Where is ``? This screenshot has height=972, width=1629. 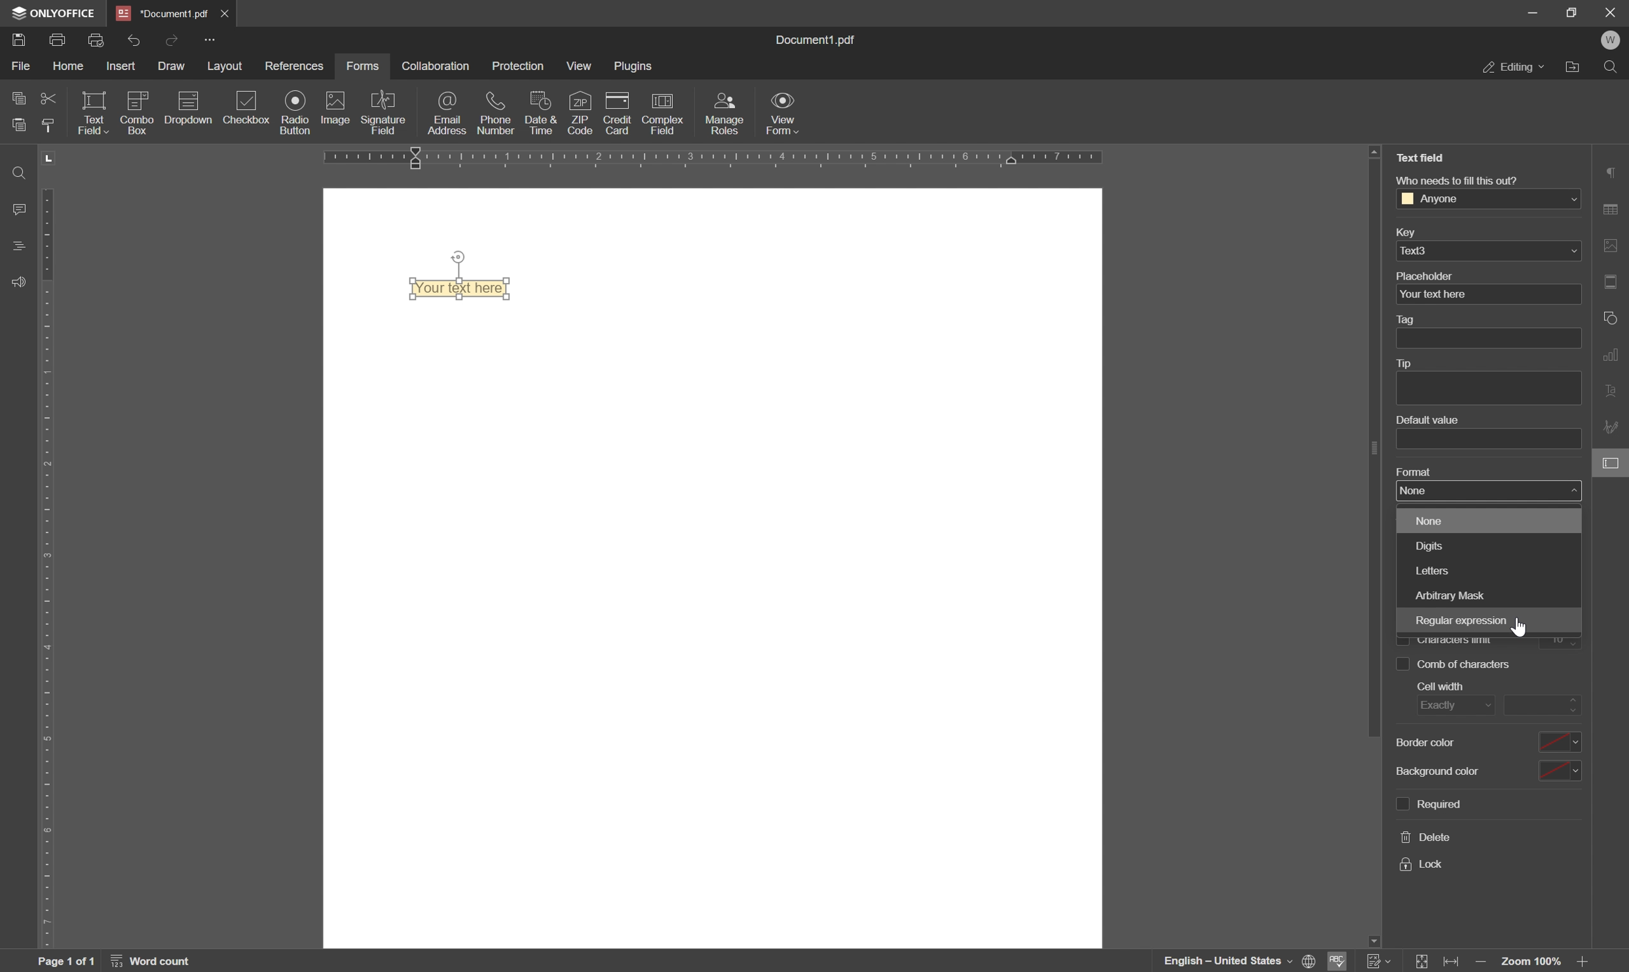  is located at coordinates (821, 41).